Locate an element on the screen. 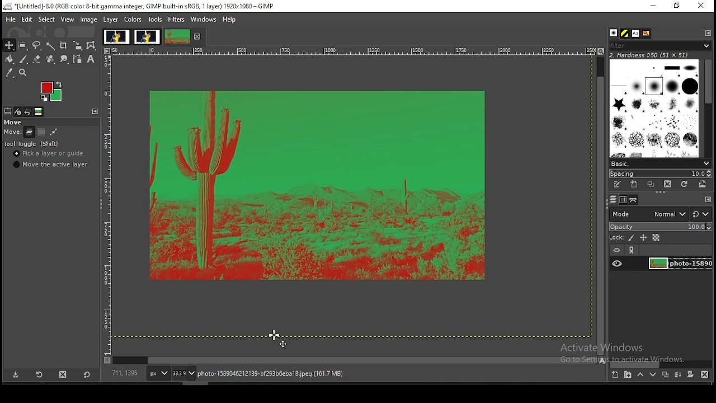 Image resolution: width=716 pixels, height=403 pixels. new layer is located at coordinates (616, 376).